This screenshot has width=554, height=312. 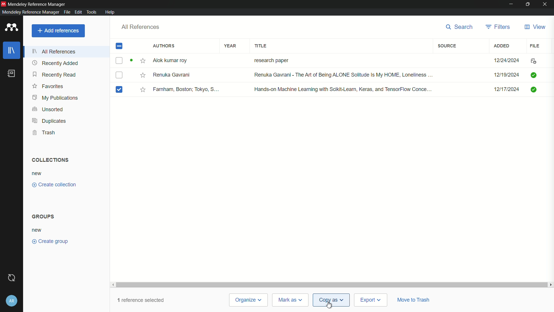 What do you see at coordinates (534, 74) in the screenshot?
I see `FIle uploaded` at bounding box center [534, 74].